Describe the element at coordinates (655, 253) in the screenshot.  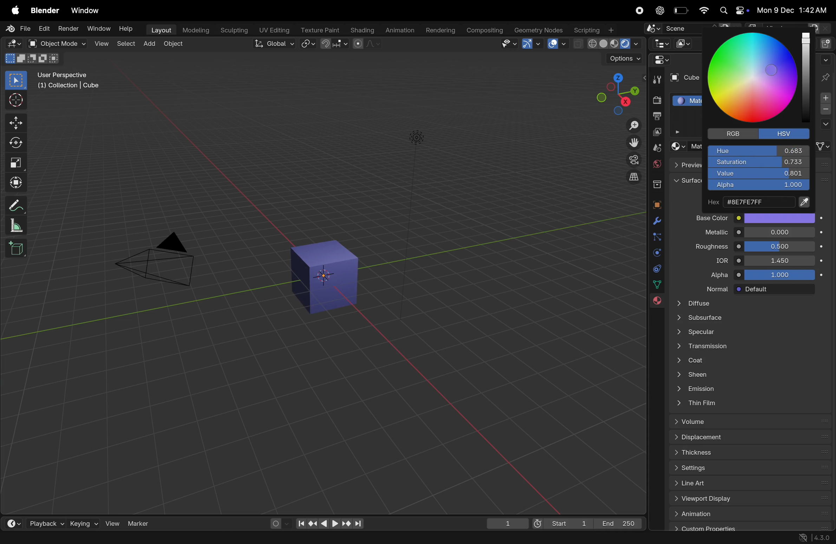
I see `physics` at that location.